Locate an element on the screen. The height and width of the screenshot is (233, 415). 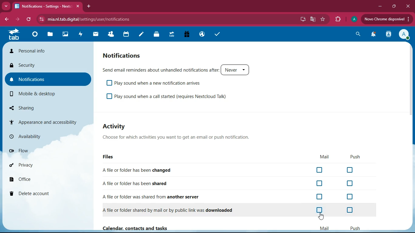
profile is located at coordinates (353, 19).